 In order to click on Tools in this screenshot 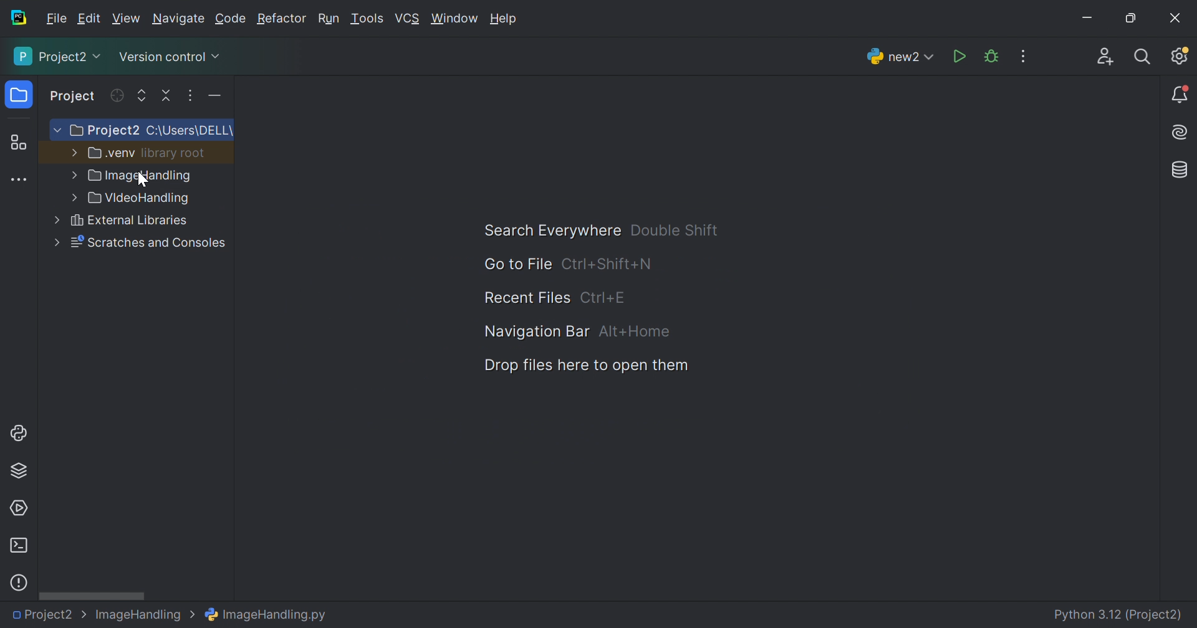, I will do `click(366, 19)`.